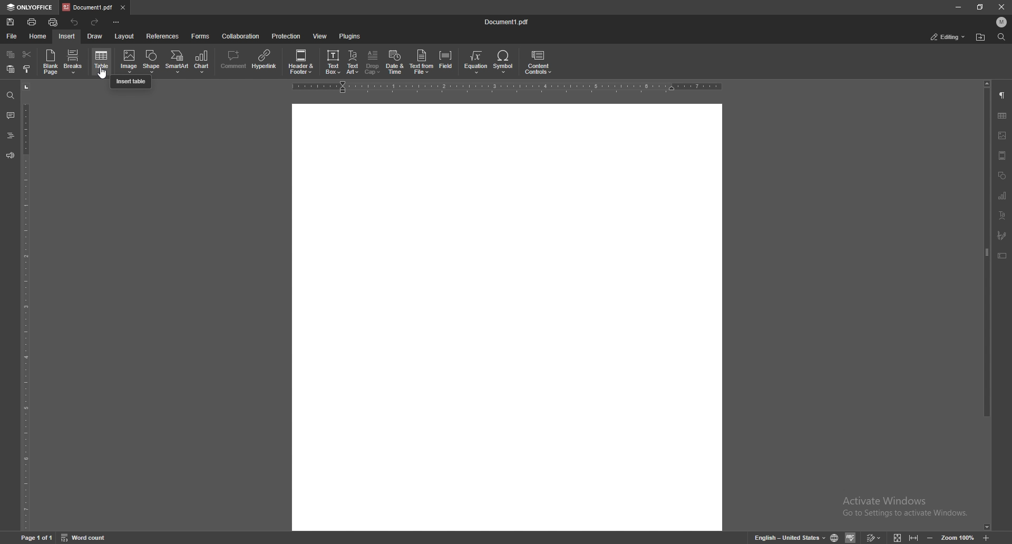 This screenshot has width=1012, height=544. Describe the element at coordinates (372, 62) in the screenshot. I see `drop cap` at that location.